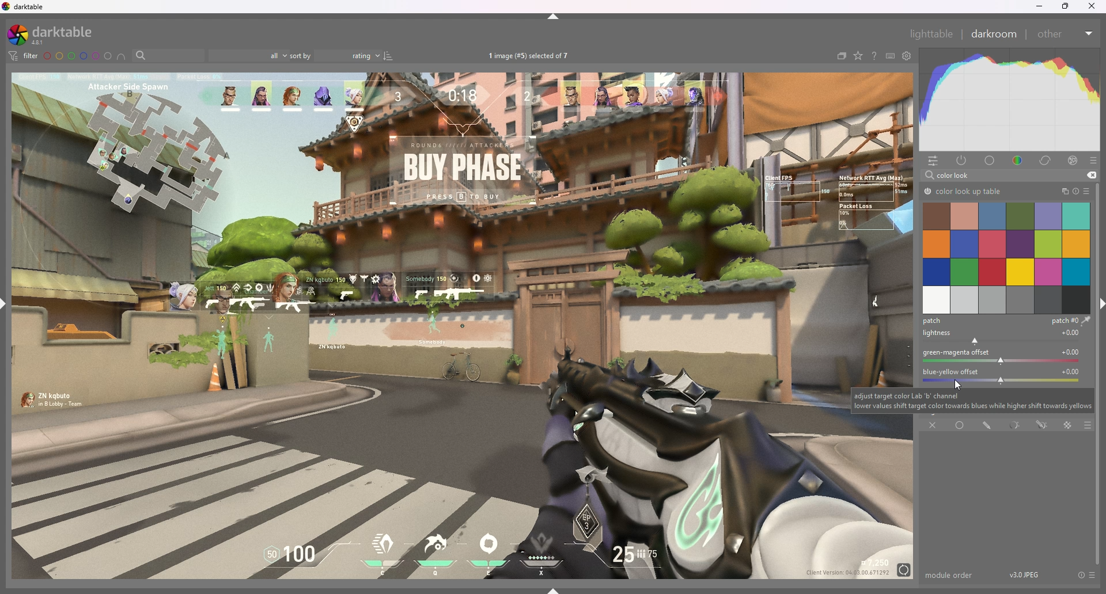 The height and width of the screenshot is (594, 1106). What do you see at coordinates (1005, 321) in the screenshot?
I see `patch` at bounding box center [1005, 321].